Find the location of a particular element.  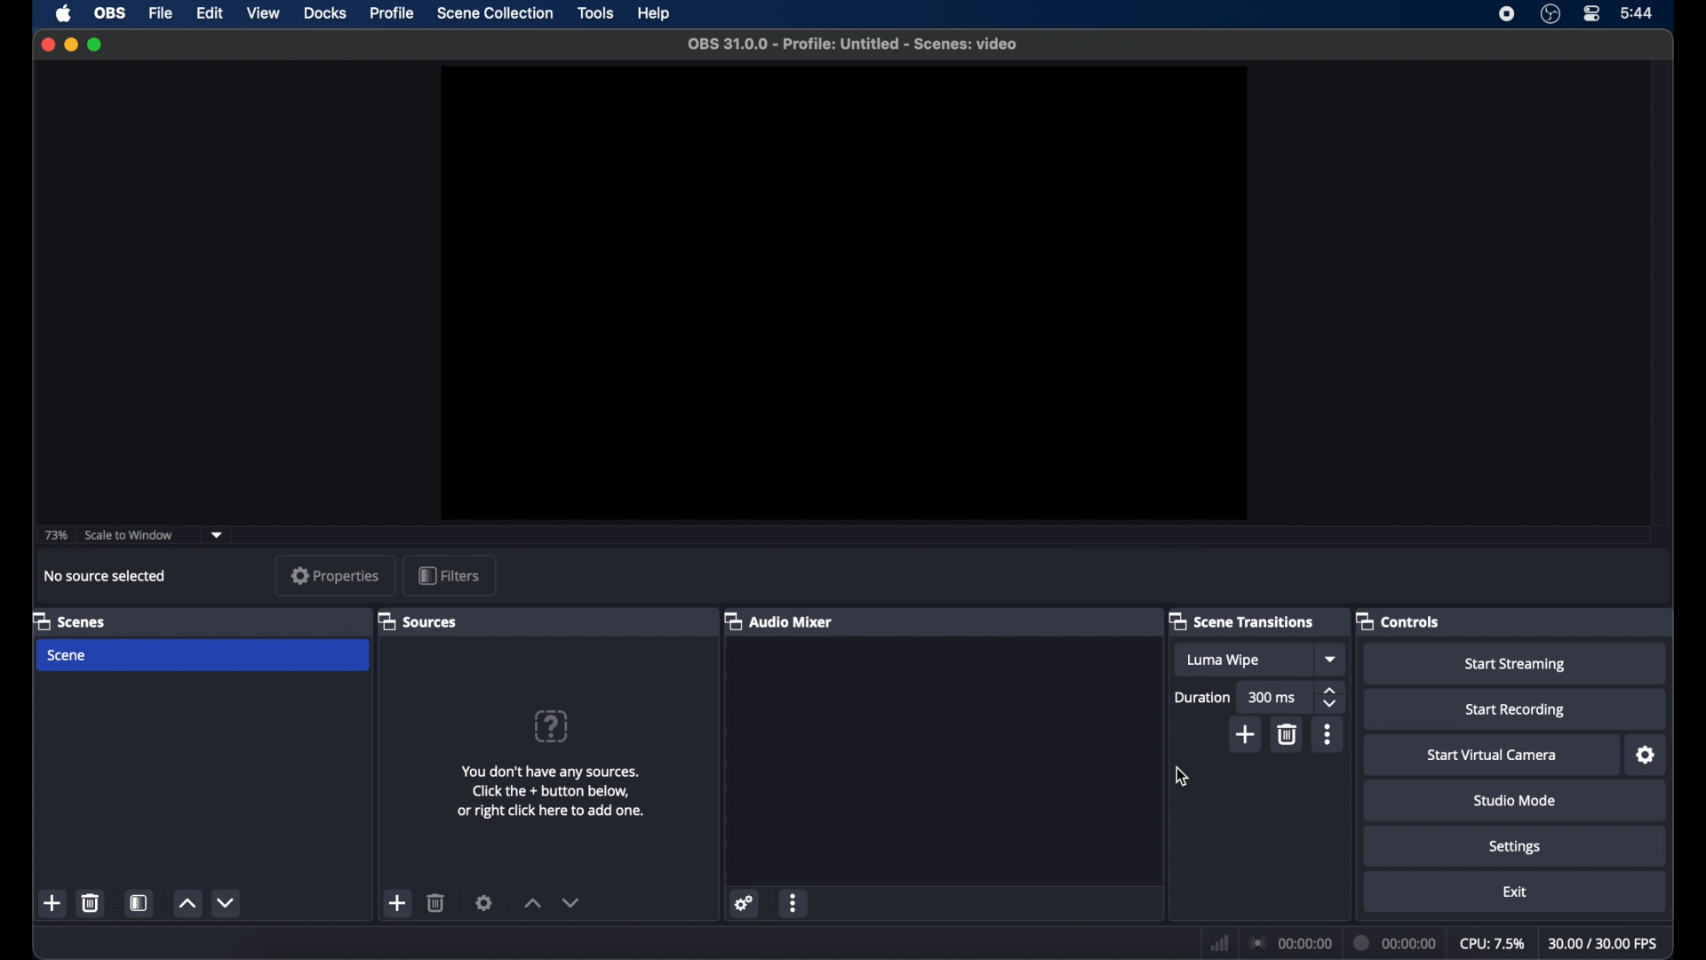

scale to window is located at coordinates (129, 533).